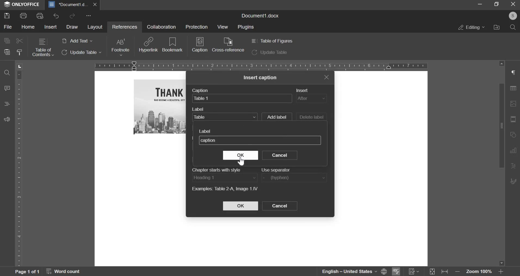  What do you see at coordinates (120, 47) in the screenshot?
I see `footnote` at bounding box center [120, 47].